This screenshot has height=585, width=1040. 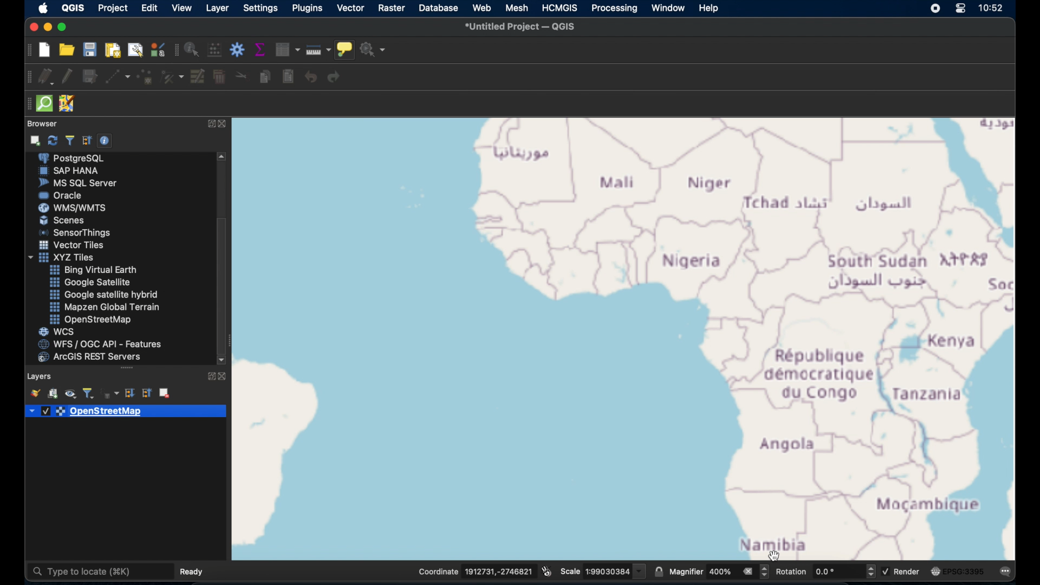 I want to click on postgre sql, so click(x=82, y=158).